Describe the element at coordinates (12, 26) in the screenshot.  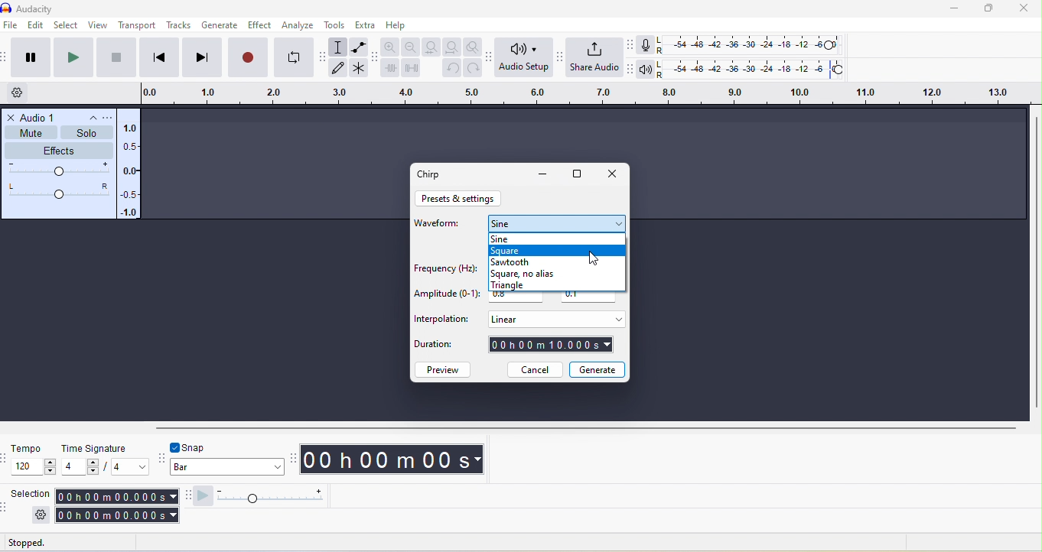
I see `file` at that location.